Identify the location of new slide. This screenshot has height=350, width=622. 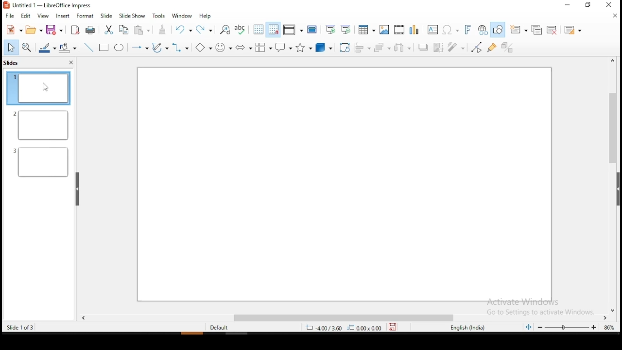
(518, 29).